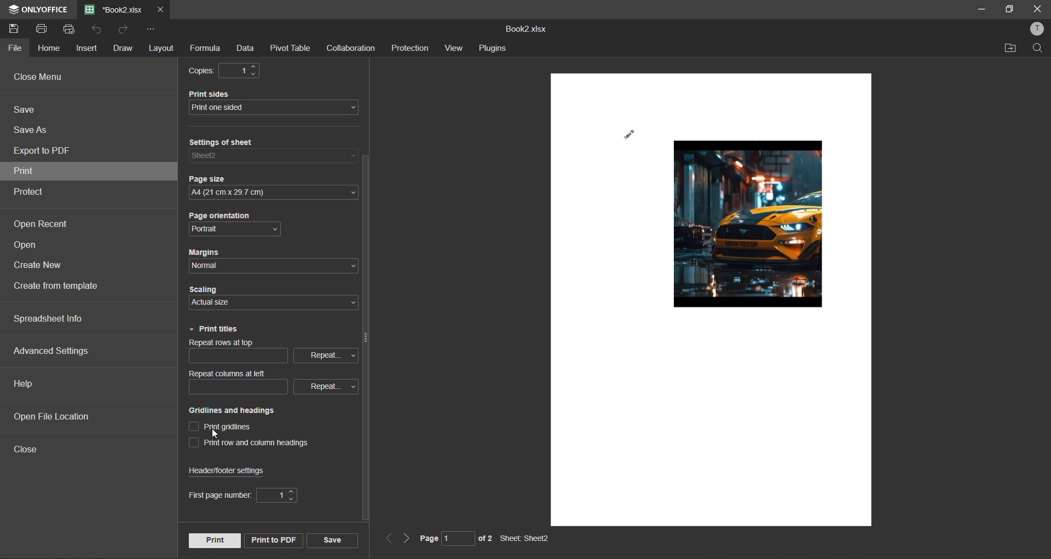 This screenshot has height=559, width=1051. Describe the element at coordinates (29, 172) in the screenshot. I see `print` at that location.